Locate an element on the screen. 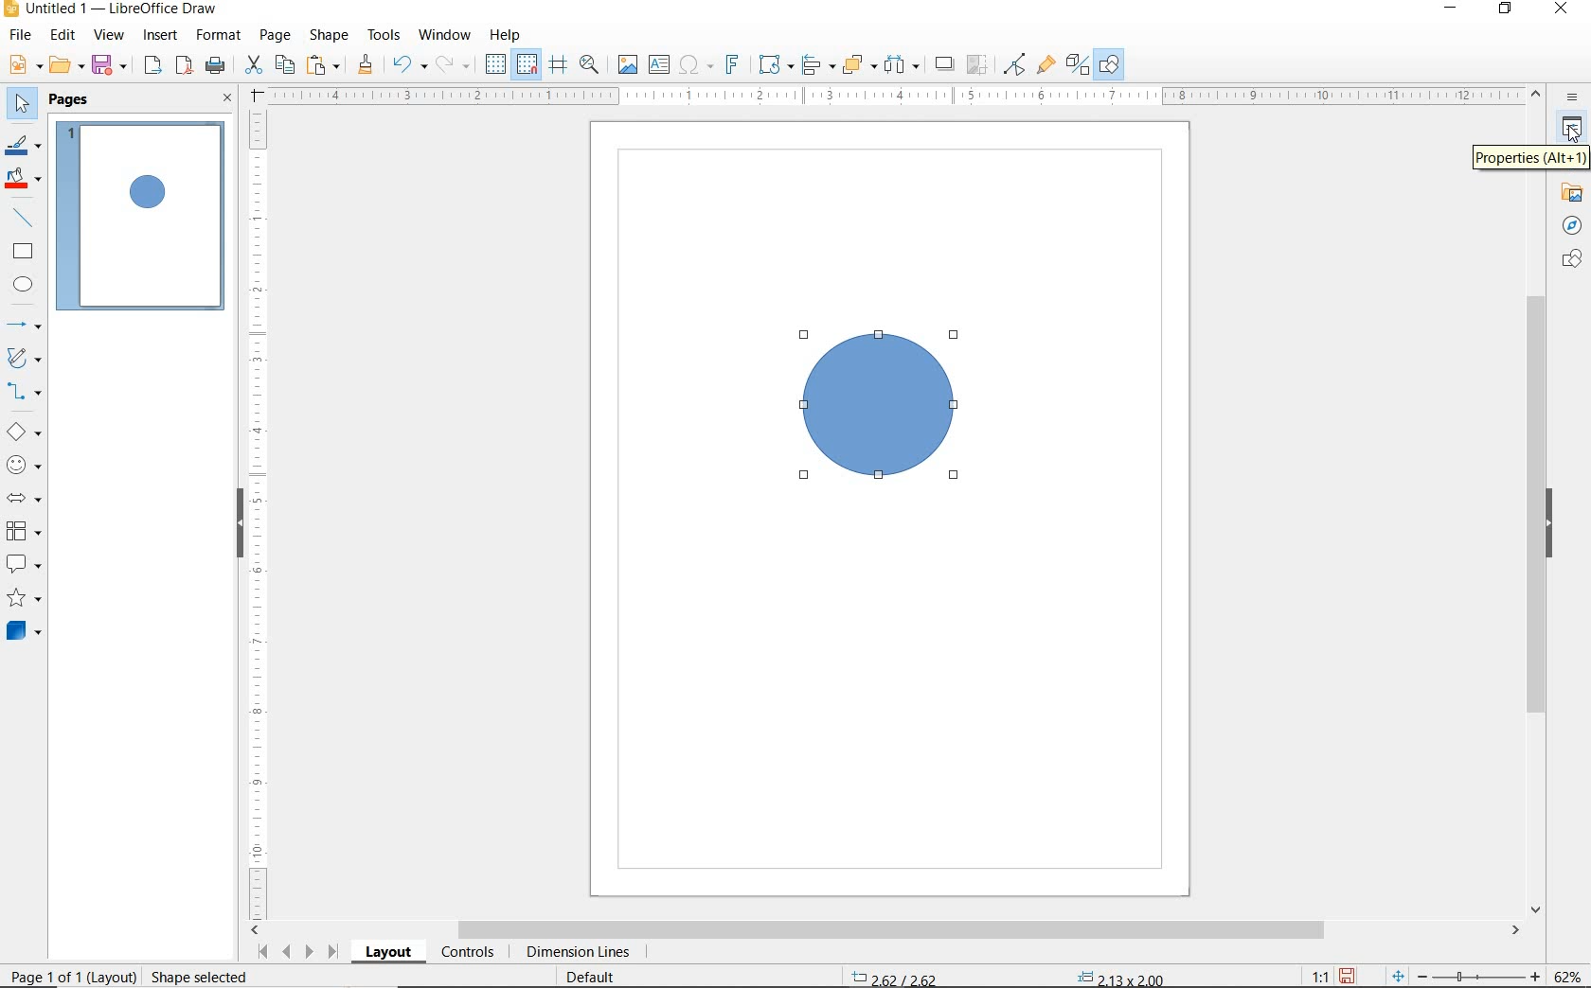  RULER is located at coordinates (896, 94).